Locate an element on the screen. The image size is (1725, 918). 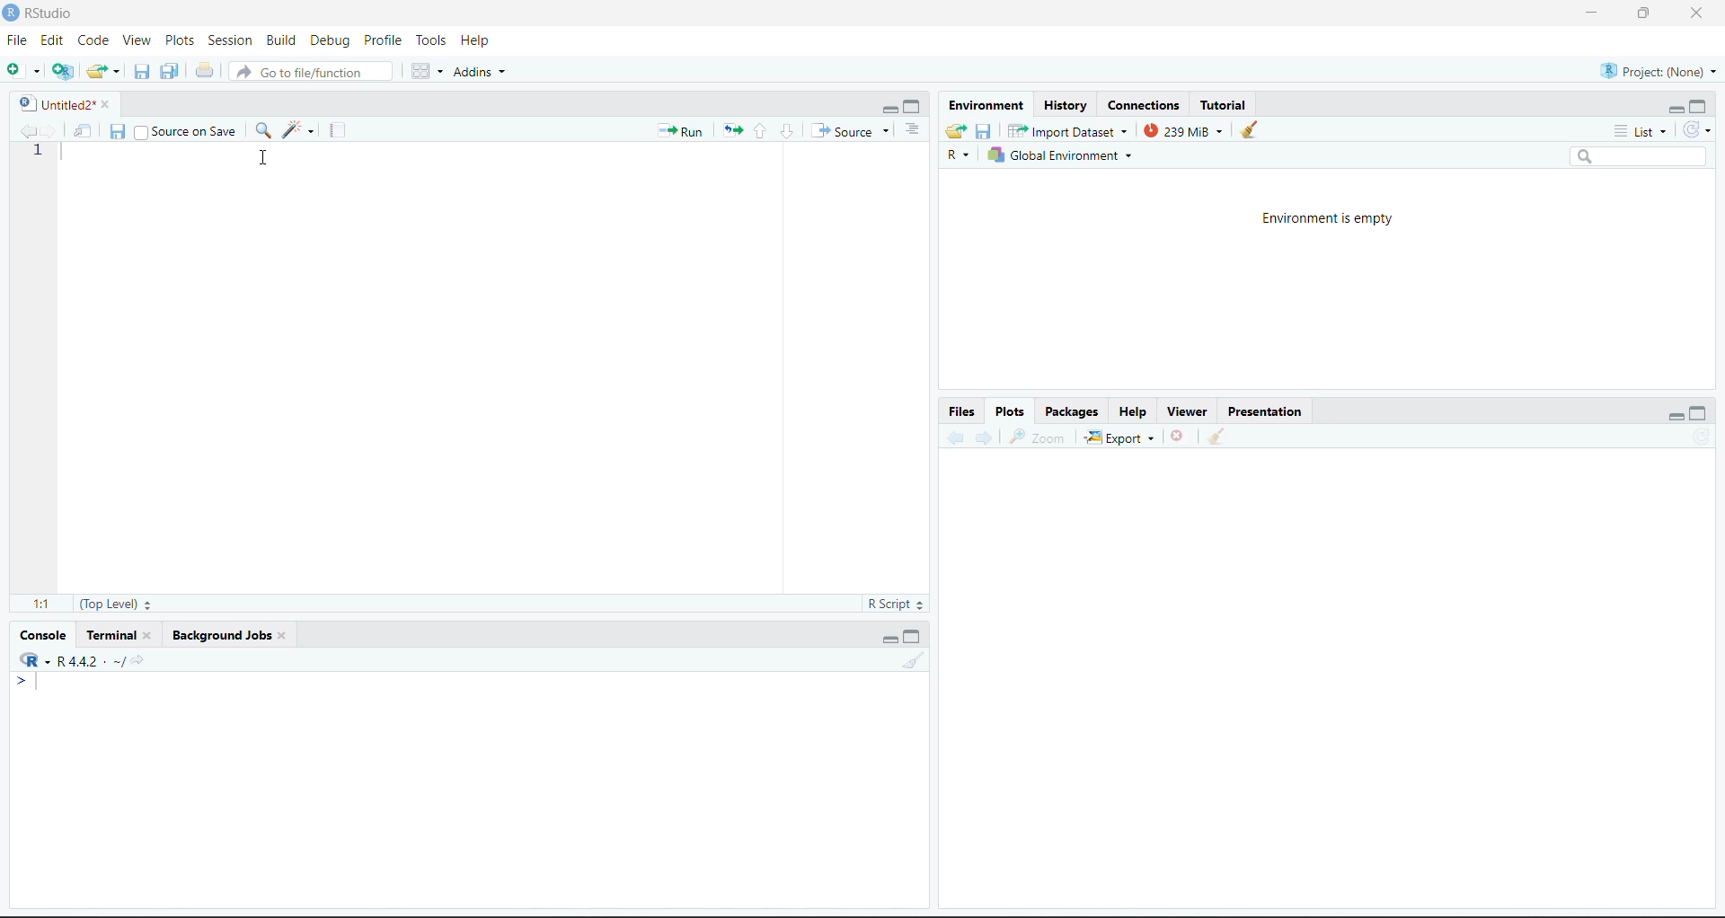
Minimize is located at coordinates (1674, 108).